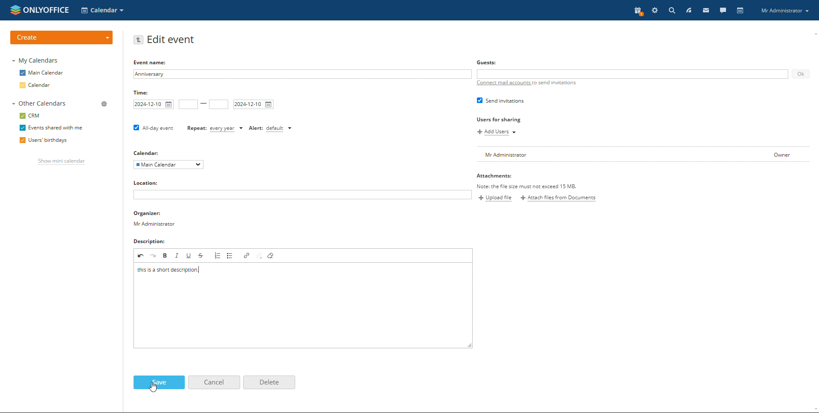  I want to click on event repetition, so click(215, 129).